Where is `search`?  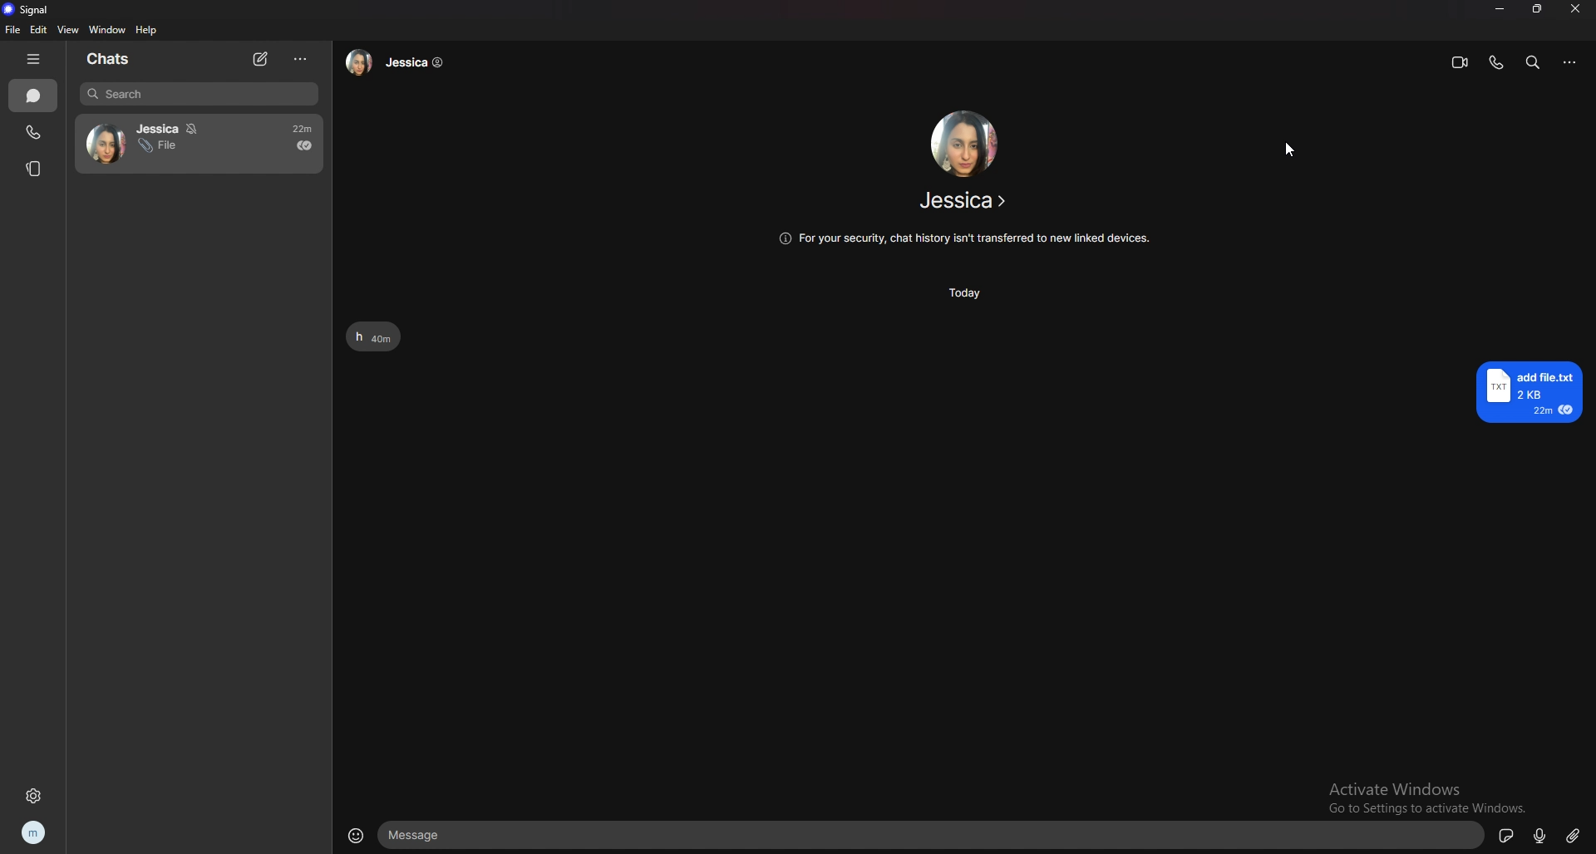 search is located at coordinates (1534, 63).